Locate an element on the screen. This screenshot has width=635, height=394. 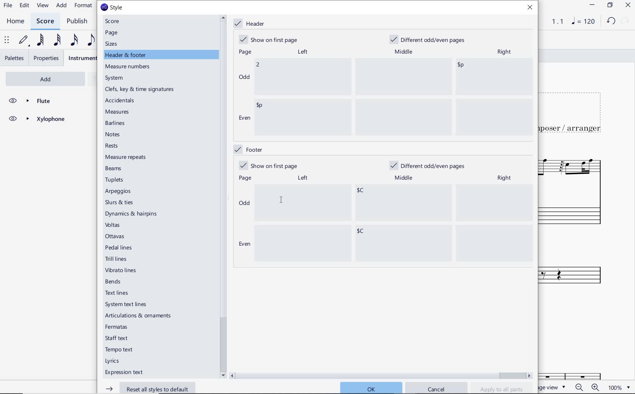
tempo text is located at coordinates (120, 351).